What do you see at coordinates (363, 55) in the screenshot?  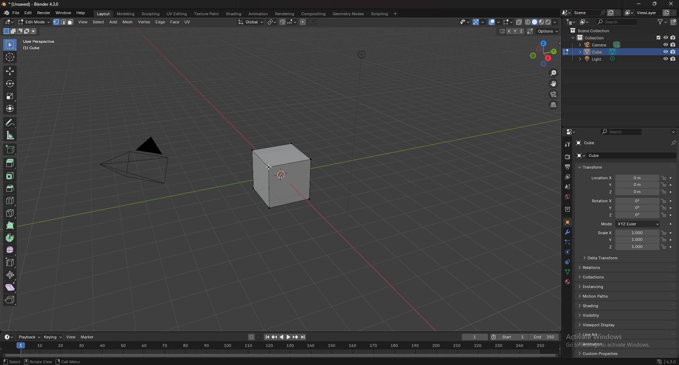 I see `lighting` at bounding box center [363, 55].